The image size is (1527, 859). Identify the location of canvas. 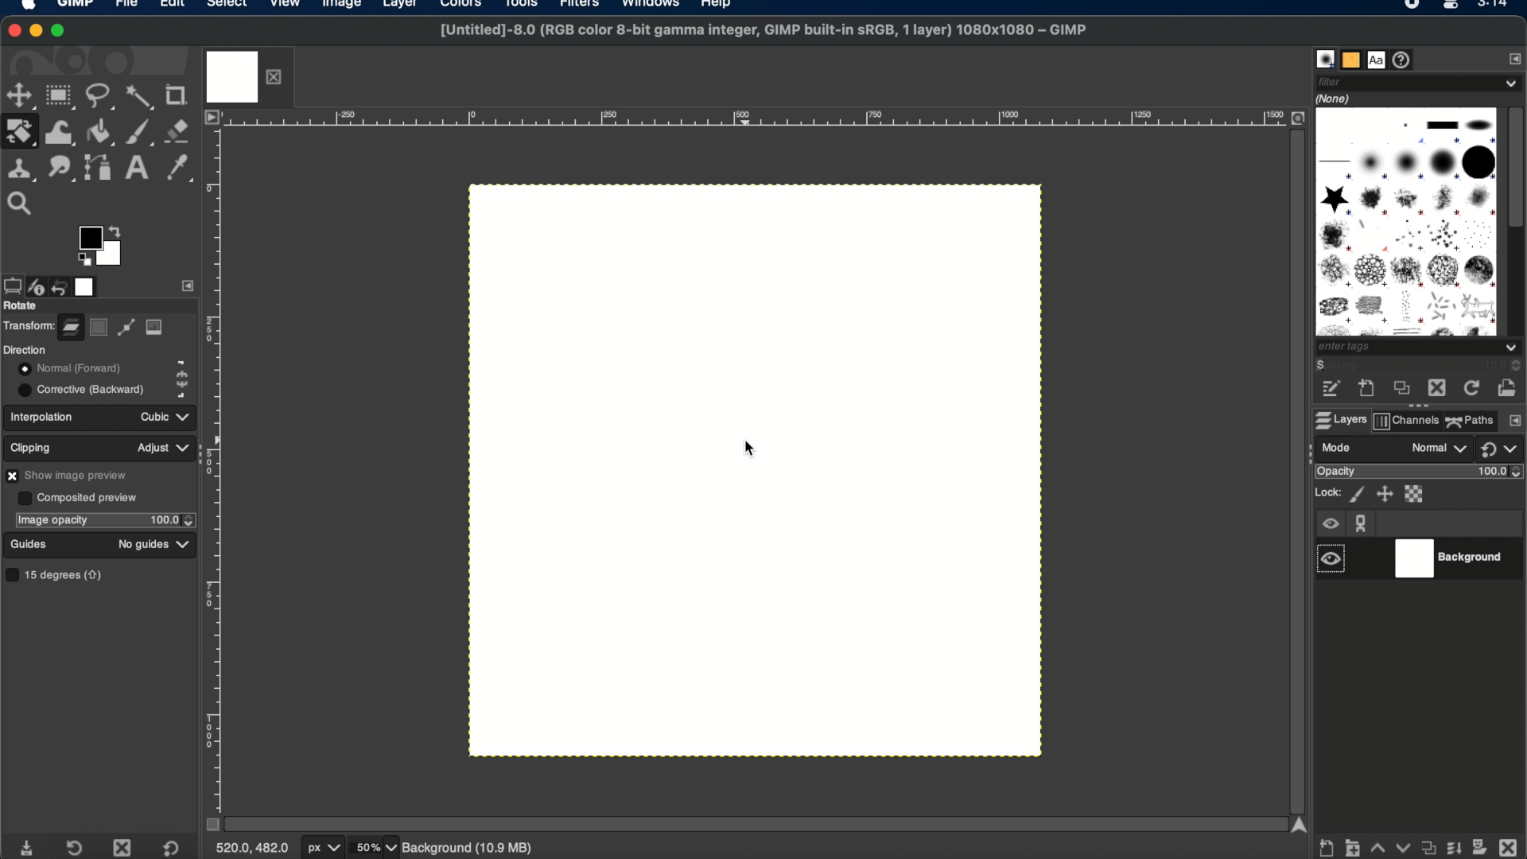
(752, 471).